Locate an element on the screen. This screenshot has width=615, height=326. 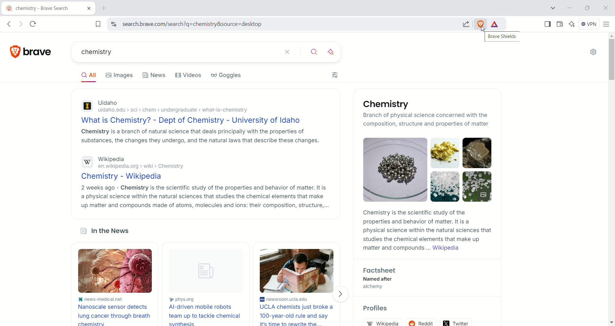
phys.org is located at coordinates (203, 300).